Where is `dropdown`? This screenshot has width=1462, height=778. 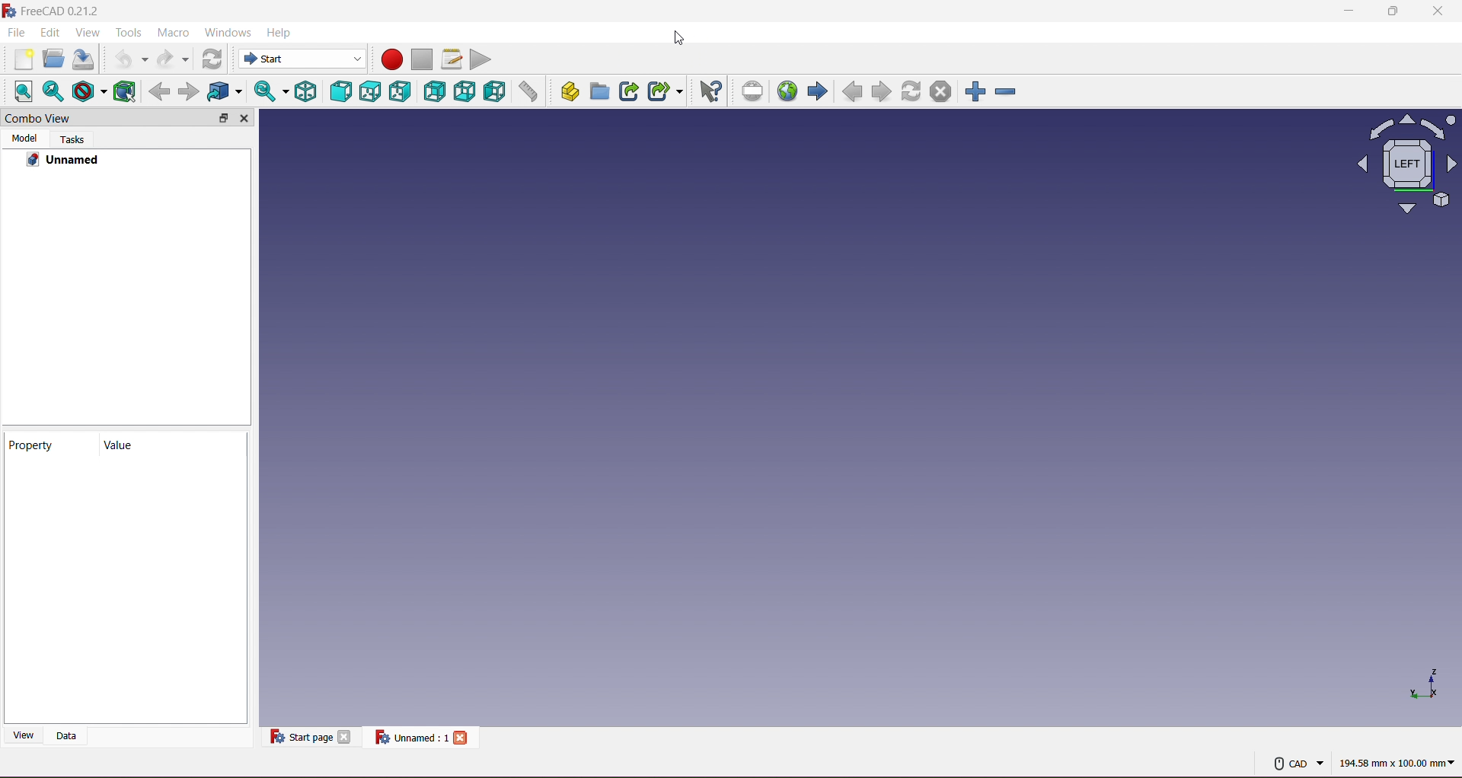
dropdown is located at coordinates (360, 59).